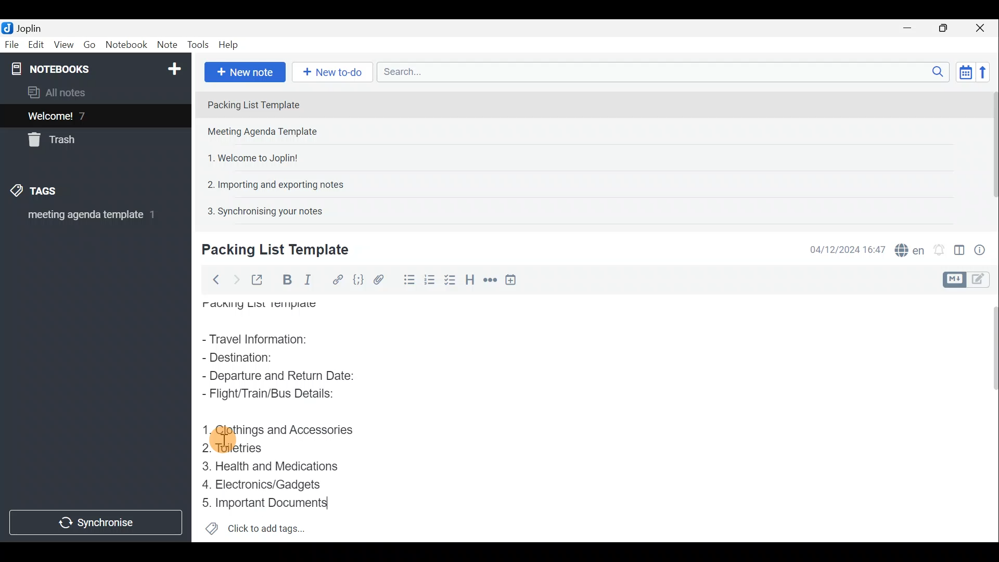  What do you see at coordinates (848, 249) in the screenshot?
I see `Date & time` at bounding box center [848, 249].